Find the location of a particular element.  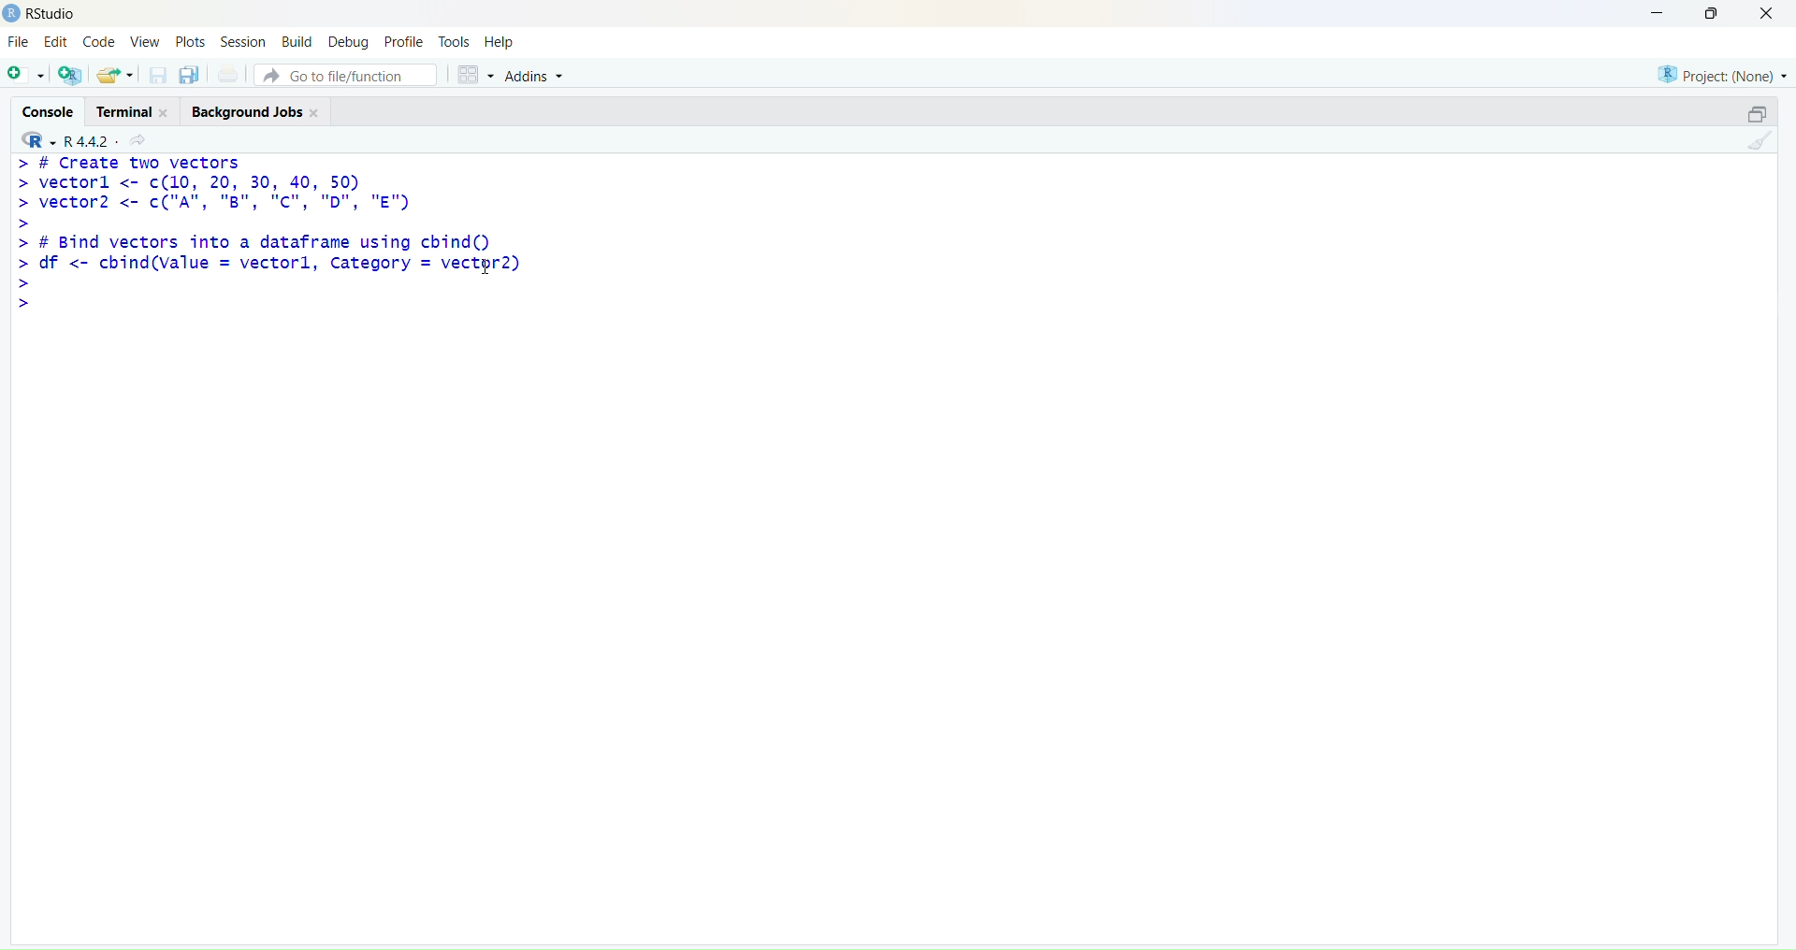

# Create two vectorsvectorl <- c(10, 20, 30, 40, 50)vector2 <- c("A", "B", “C", "D", "E") is located at coordinates (213, 193).